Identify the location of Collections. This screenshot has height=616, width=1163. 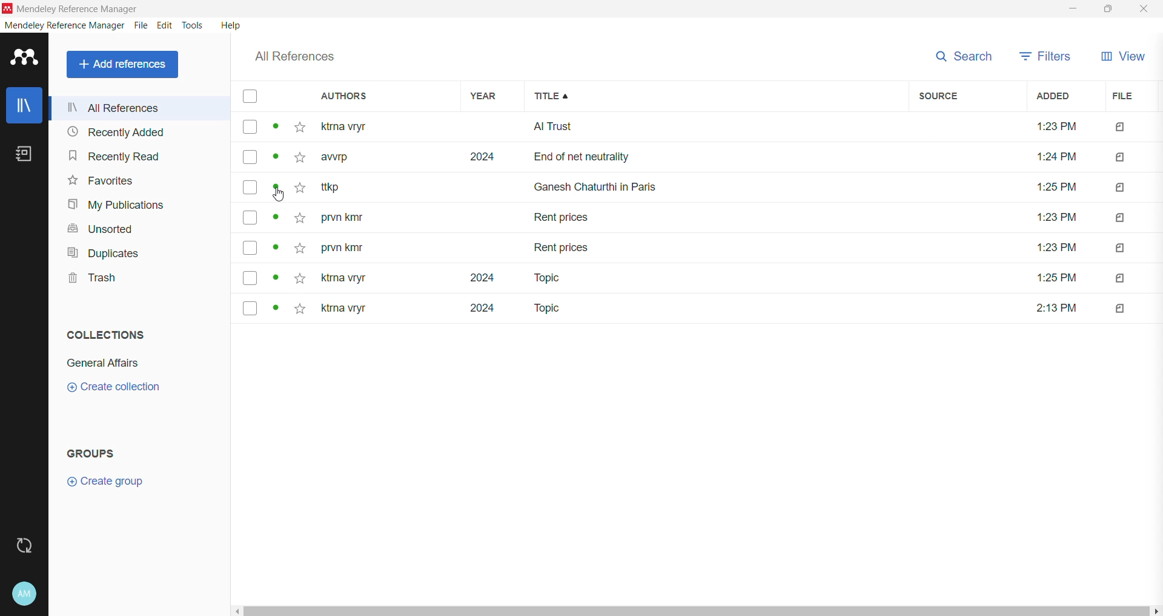
(104, 335).